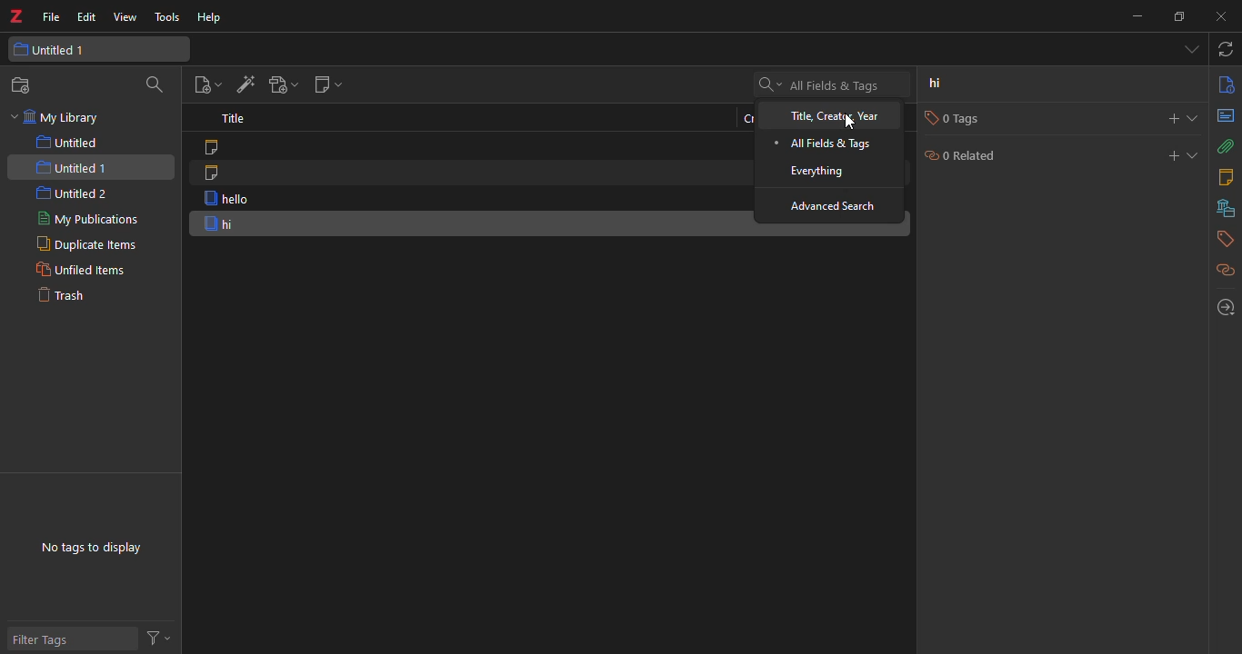  Describe the element at coordinates (1174, 116) in the screenshot. I see `add` at that location.